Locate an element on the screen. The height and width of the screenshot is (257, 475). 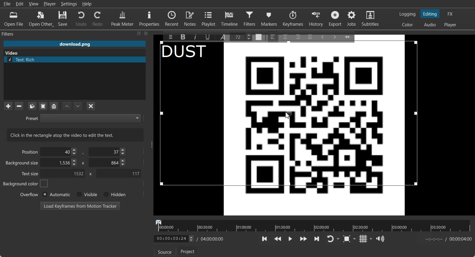
Switching to the Player only layout is located at coordinates (451, 25).